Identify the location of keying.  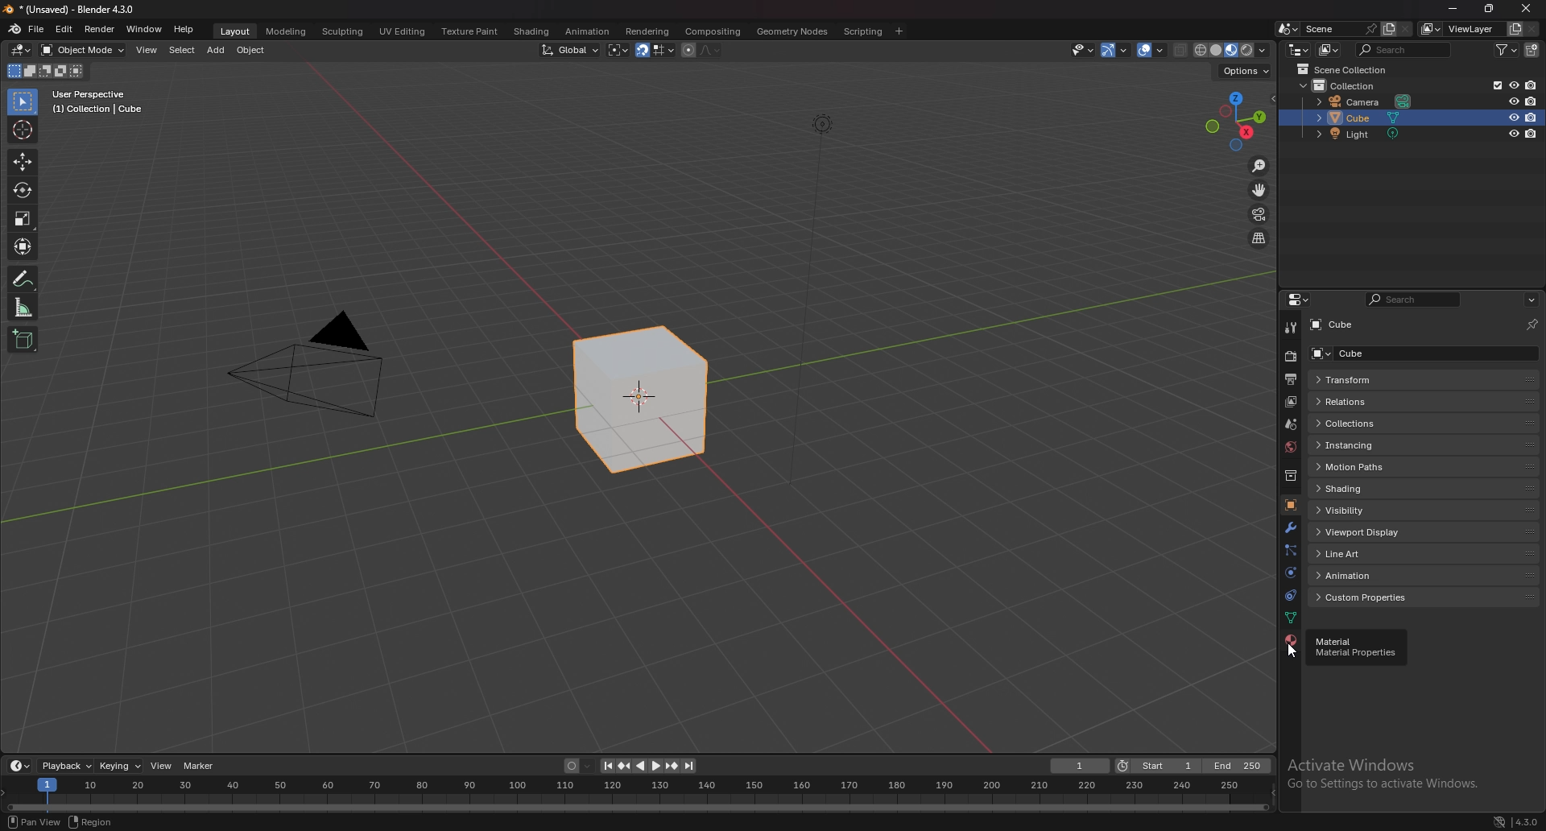
(121, 765).